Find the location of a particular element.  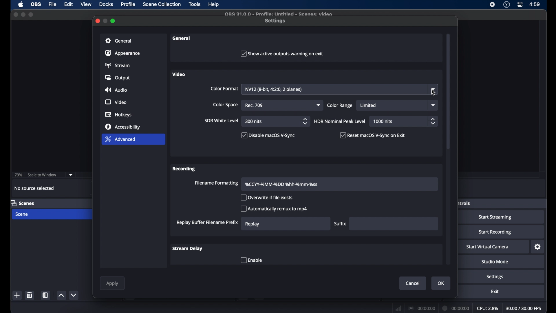

general is located at coordinates (182, 38).